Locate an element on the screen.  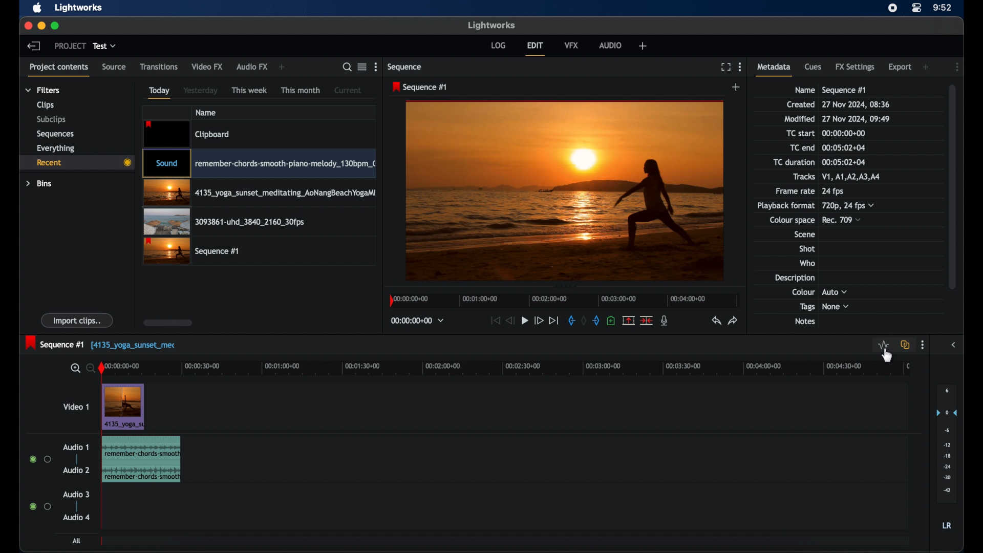
play button is located at coordinates (525, 320).